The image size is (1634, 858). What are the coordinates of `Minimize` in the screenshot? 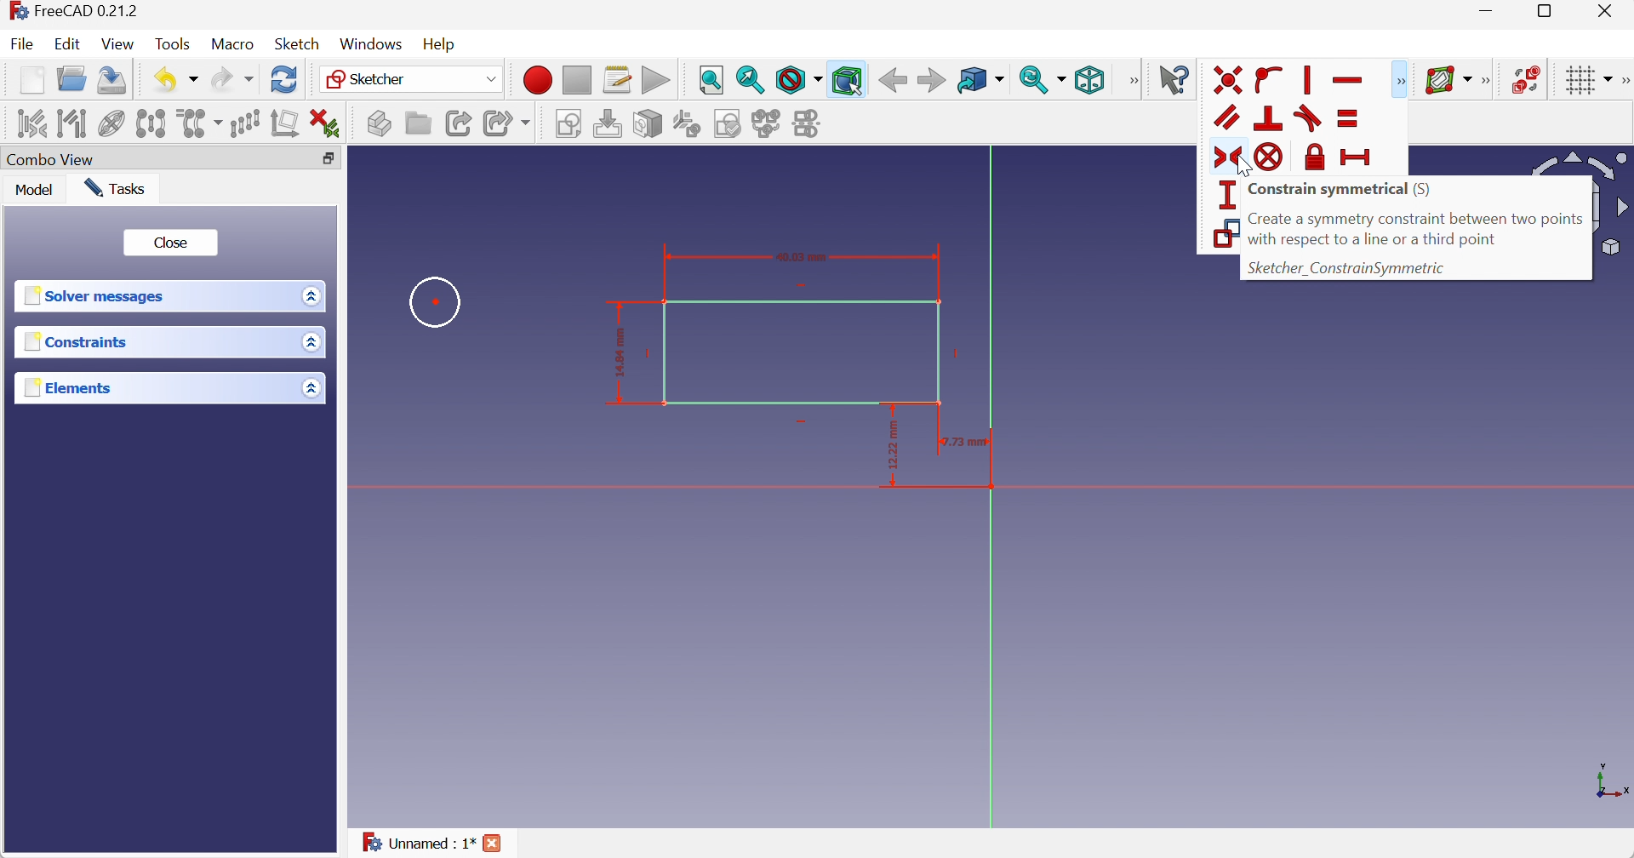 It's located at (1489, 11).